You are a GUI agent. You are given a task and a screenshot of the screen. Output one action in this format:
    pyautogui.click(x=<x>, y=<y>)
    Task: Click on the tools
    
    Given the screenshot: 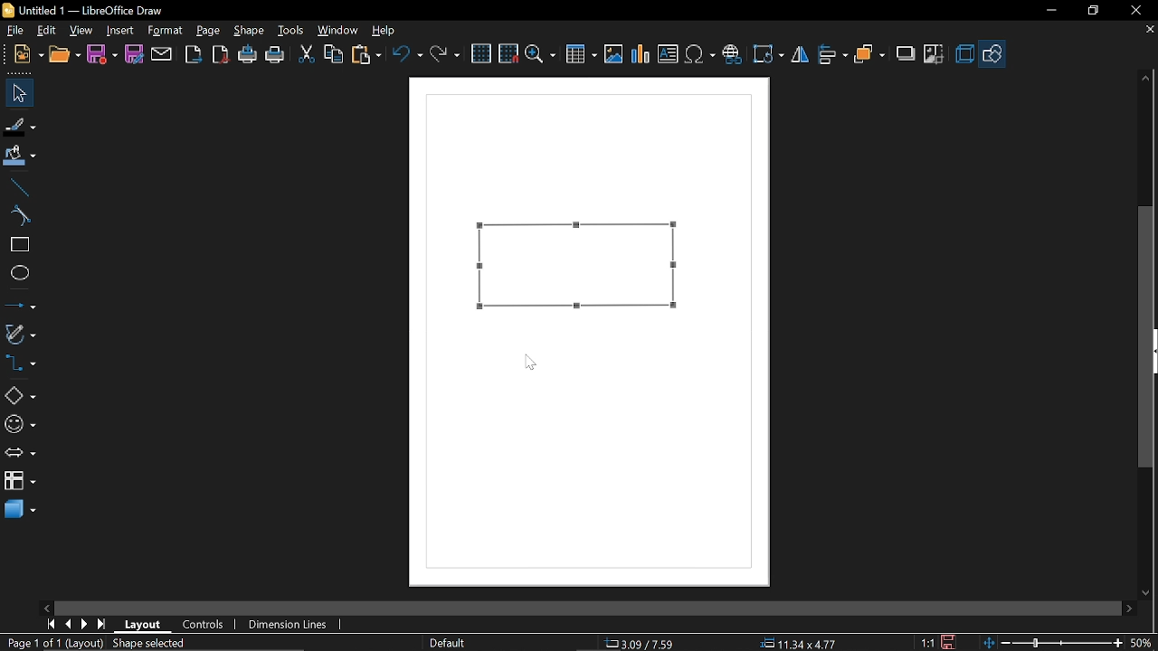 What is the action you would take?
    pyautogui.click(x=292, y=31)
    